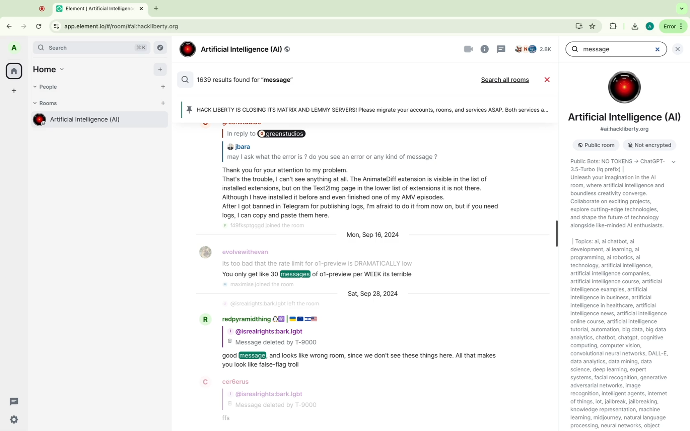 Image resolution: width=690 pixels, height=431 pixels. I want to click on home, so click(14, 71).